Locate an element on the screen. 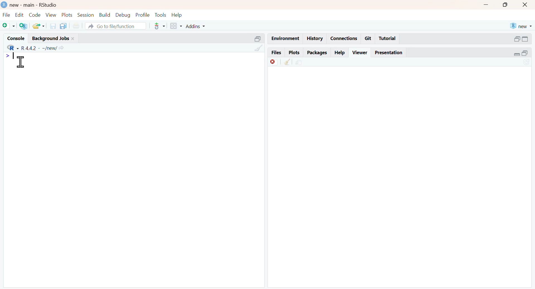 This screenshot has height=289, width=535. grid is located at coordinates (176, 26).